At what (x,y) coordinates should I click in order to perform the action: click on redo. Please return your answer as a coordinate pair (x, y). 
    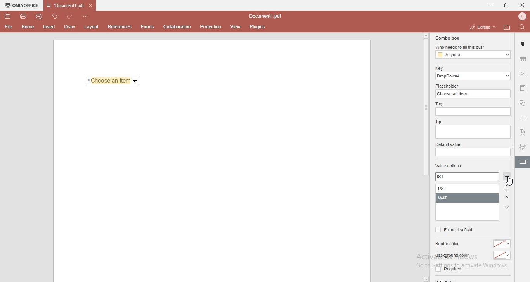
    Looking at the image, I should click on (71, 15).